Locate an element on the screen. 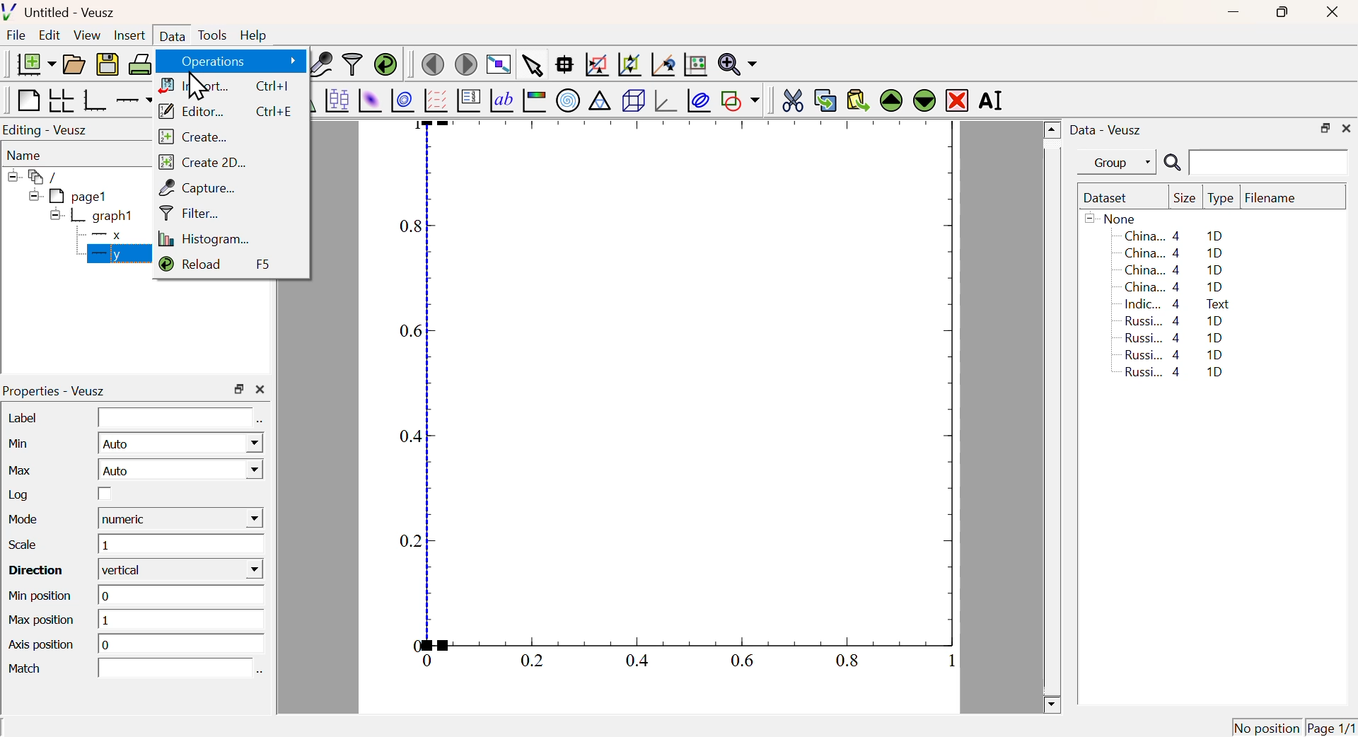  Move Up is located at coordinates (893, 101).